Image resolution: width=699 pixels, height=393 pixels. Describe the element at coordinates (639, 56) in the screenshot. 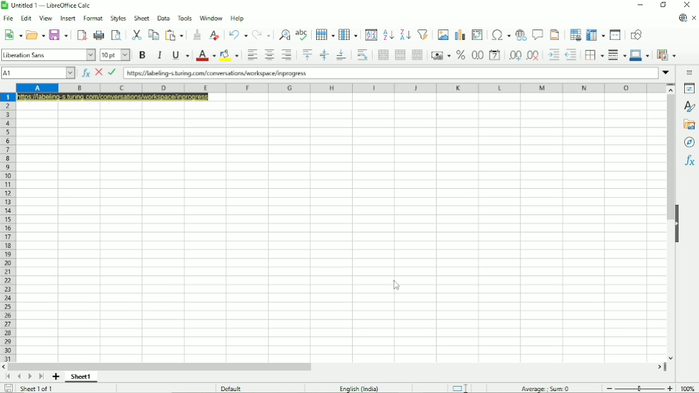

I see `Border color` at that location.